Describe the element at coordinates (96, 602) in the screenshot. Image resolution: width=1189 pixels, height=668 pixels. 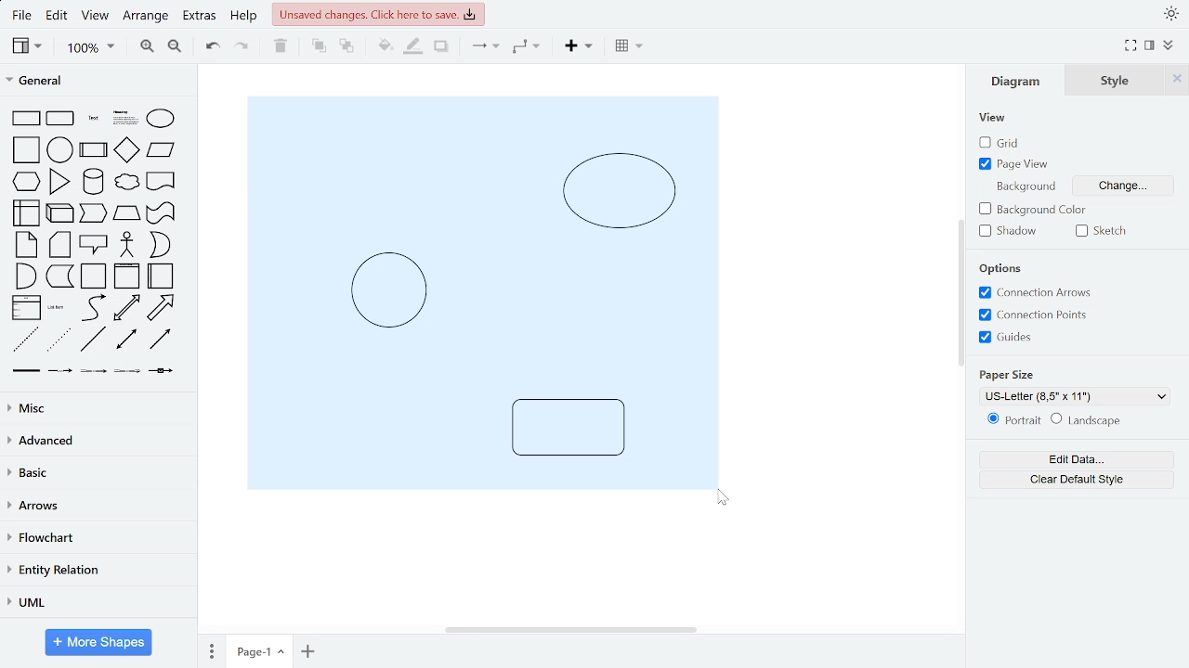
I see `UML` at that location.